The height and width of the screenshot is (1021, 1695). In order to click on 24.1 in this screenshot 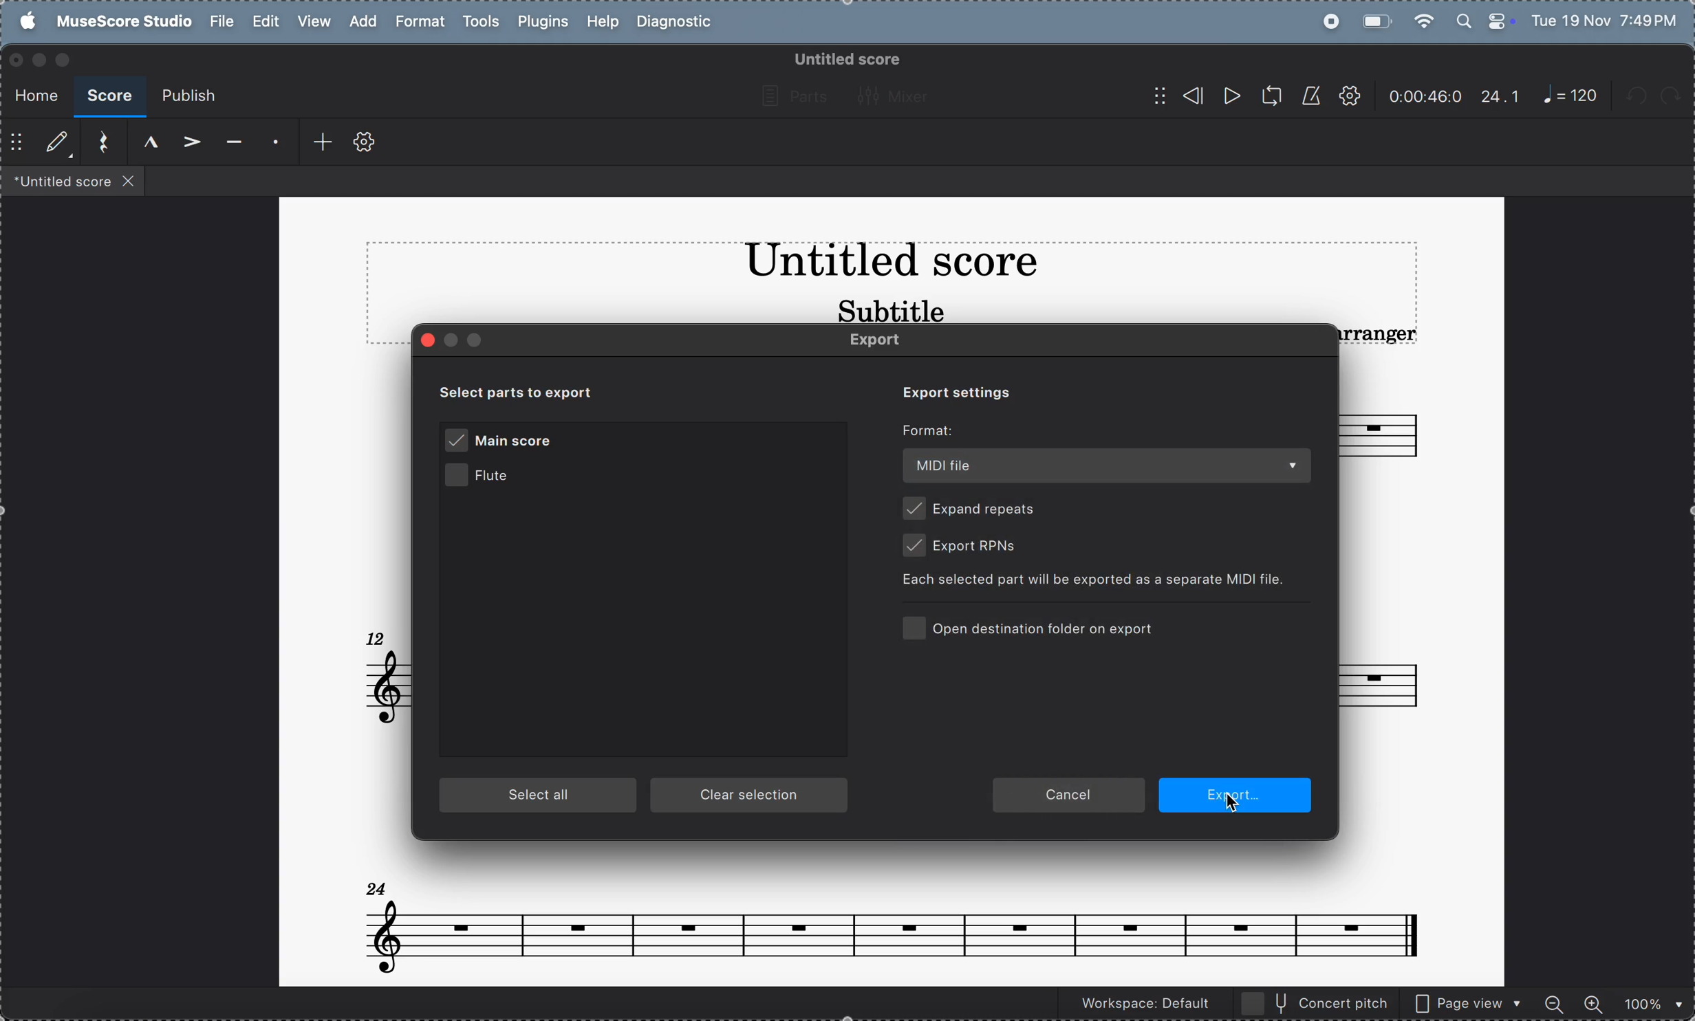, I will do `click(1500, 96)`.